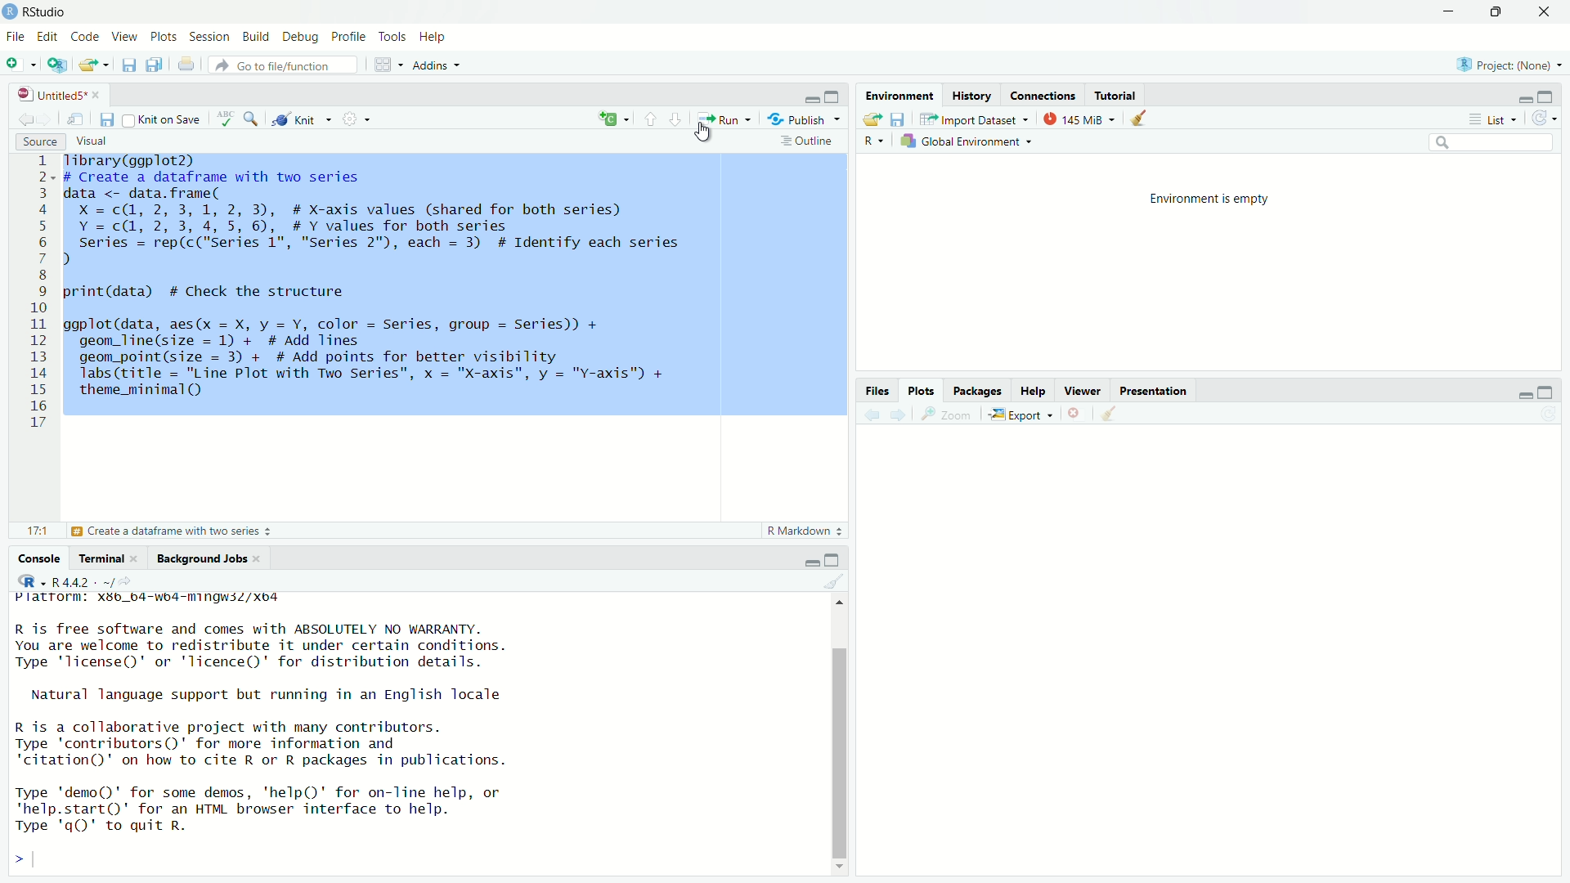  What do you see at coordinates (107, 558) in the screenshot?
I see `Terminal` at bounding box center [107, 558].